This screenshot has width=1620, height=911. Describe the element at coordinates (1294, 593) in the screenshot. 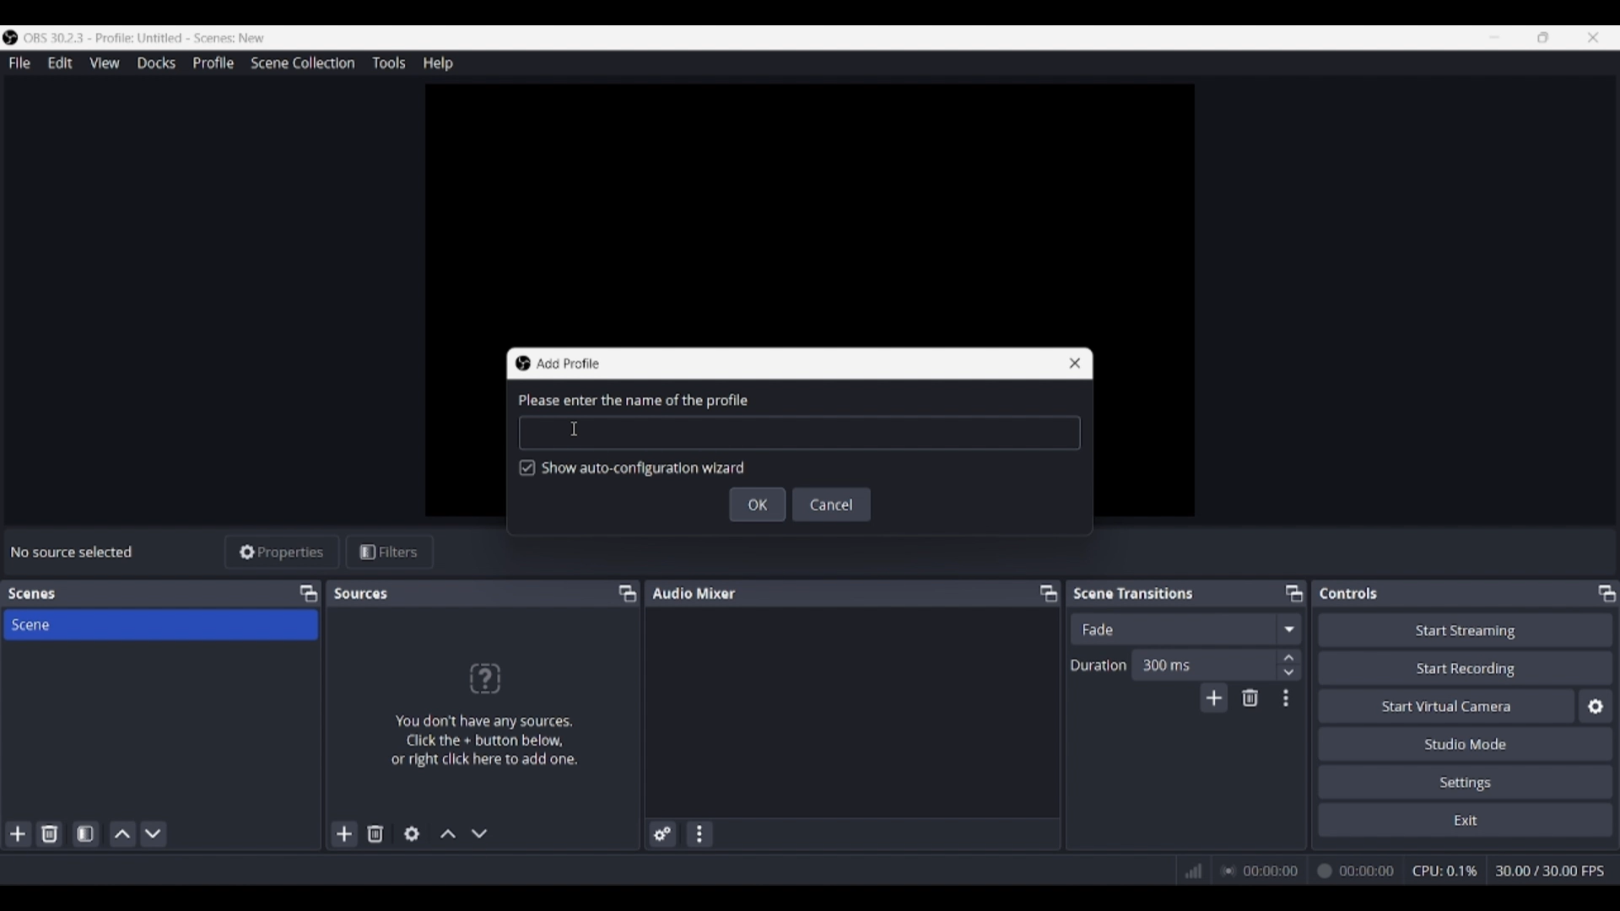

I see `Float Scene transitions panel` at that location.